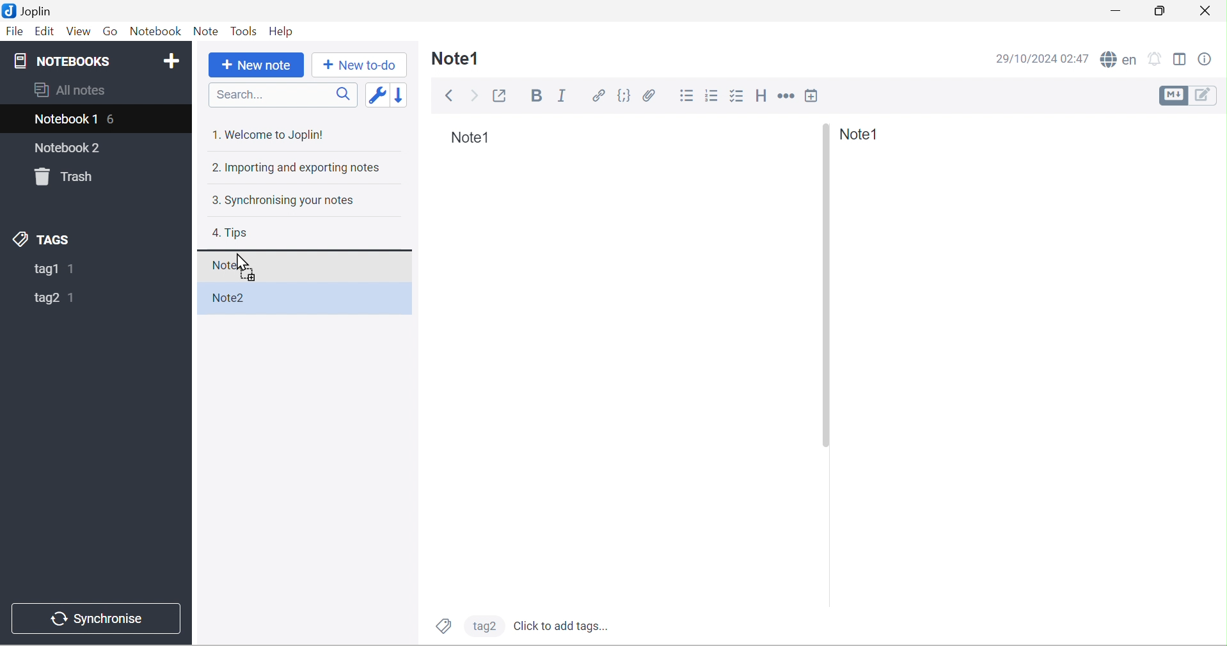  Describe the element at coordinates (399, 95) in the screenshot. I see `Reverse sort order` at that location.